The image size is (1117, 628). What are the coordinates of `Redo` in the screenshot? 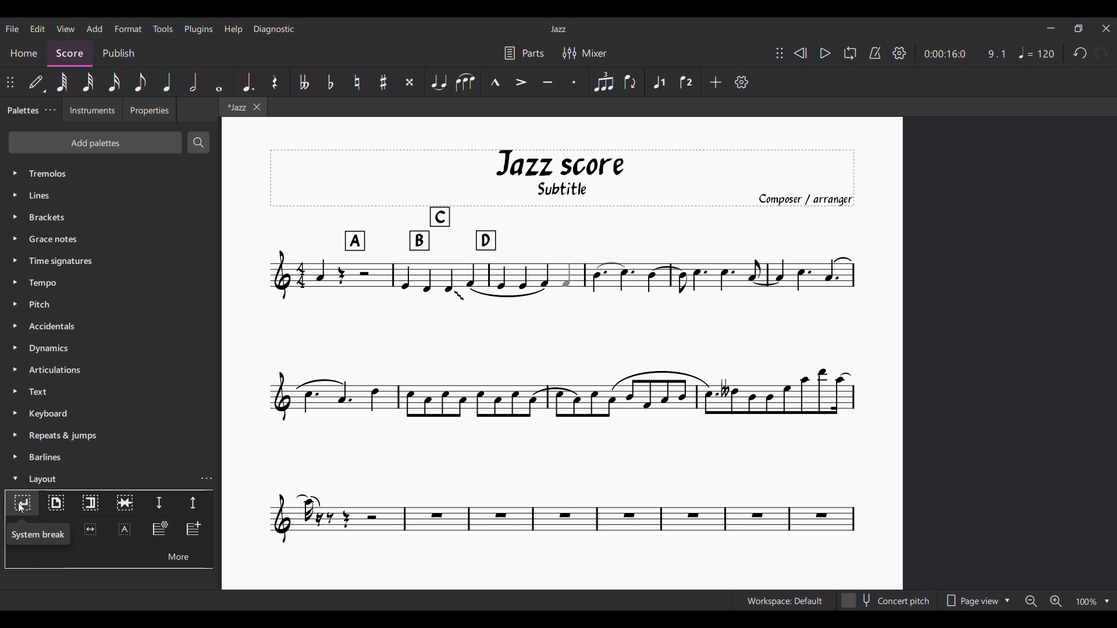 It's located at (1101, 52).